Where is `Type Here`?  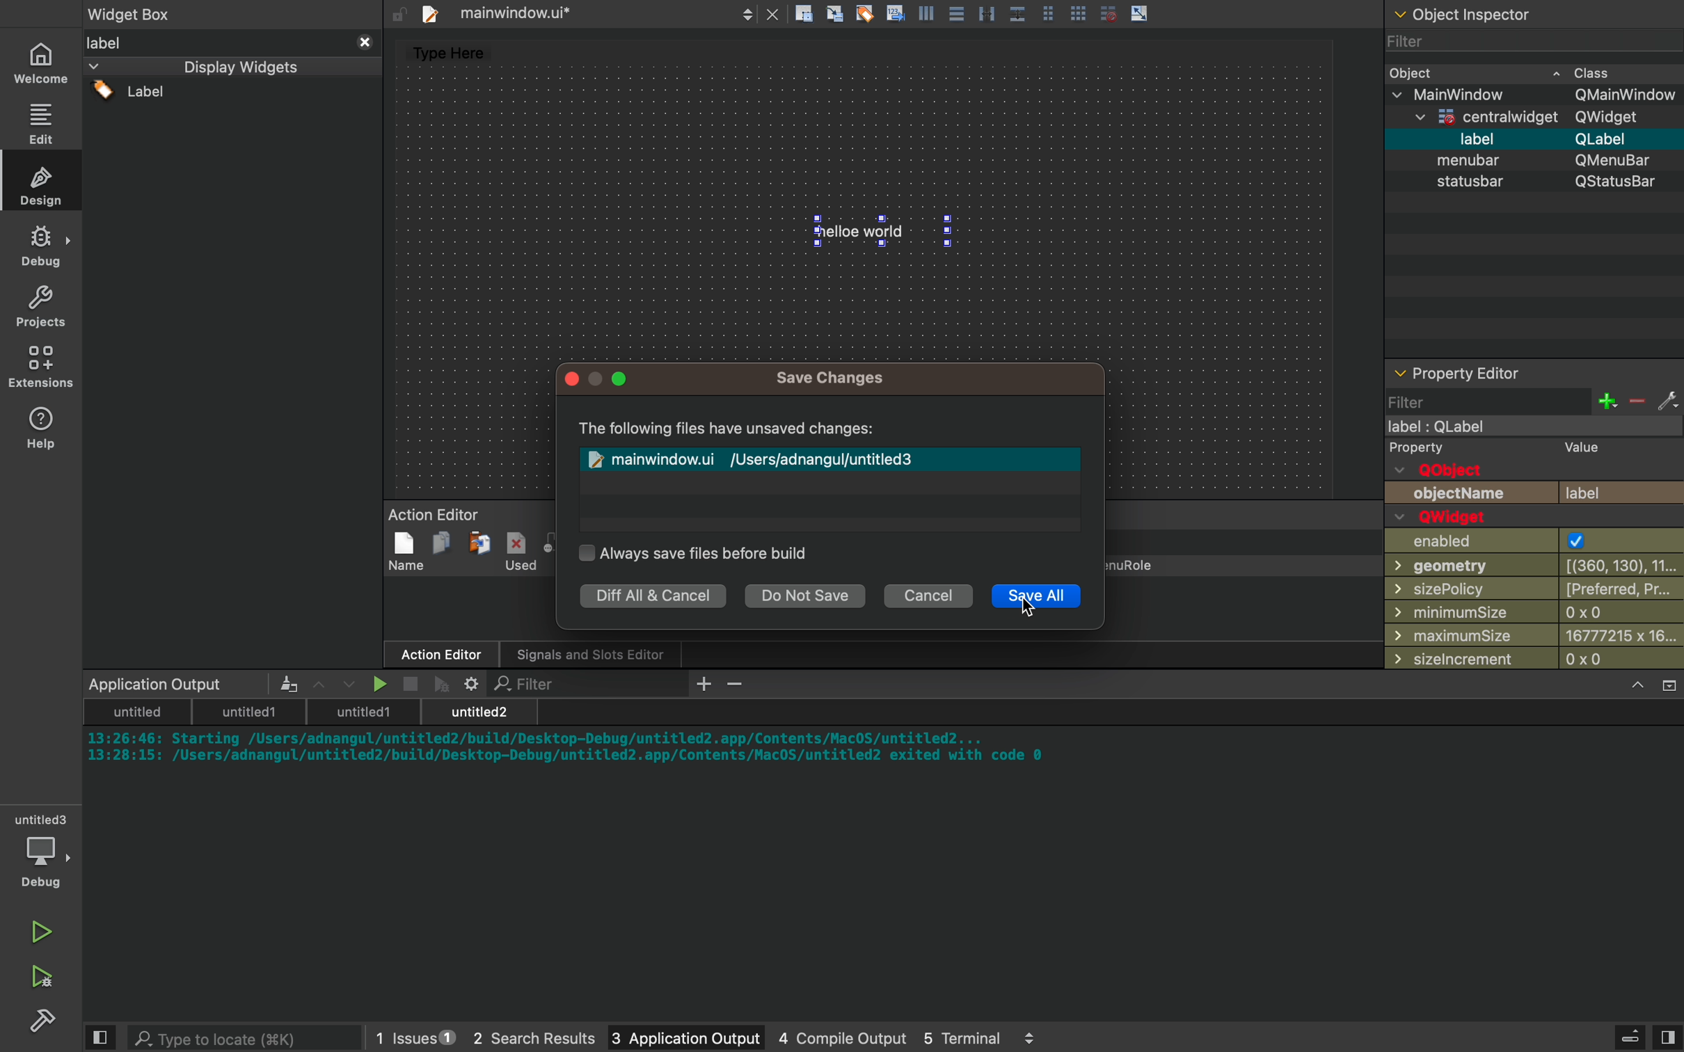
Type Here is located at coordinates (453, 54).